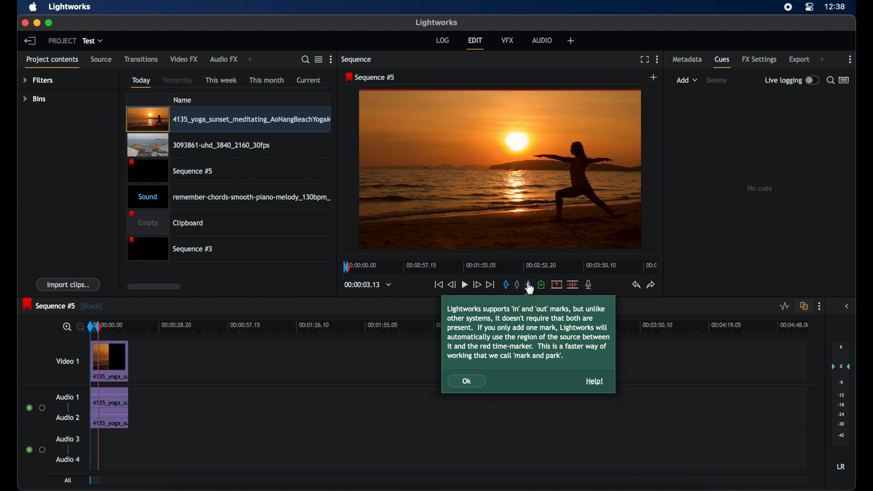 The image size is (873, 491). I want to click on radio button, so click(35, 450).